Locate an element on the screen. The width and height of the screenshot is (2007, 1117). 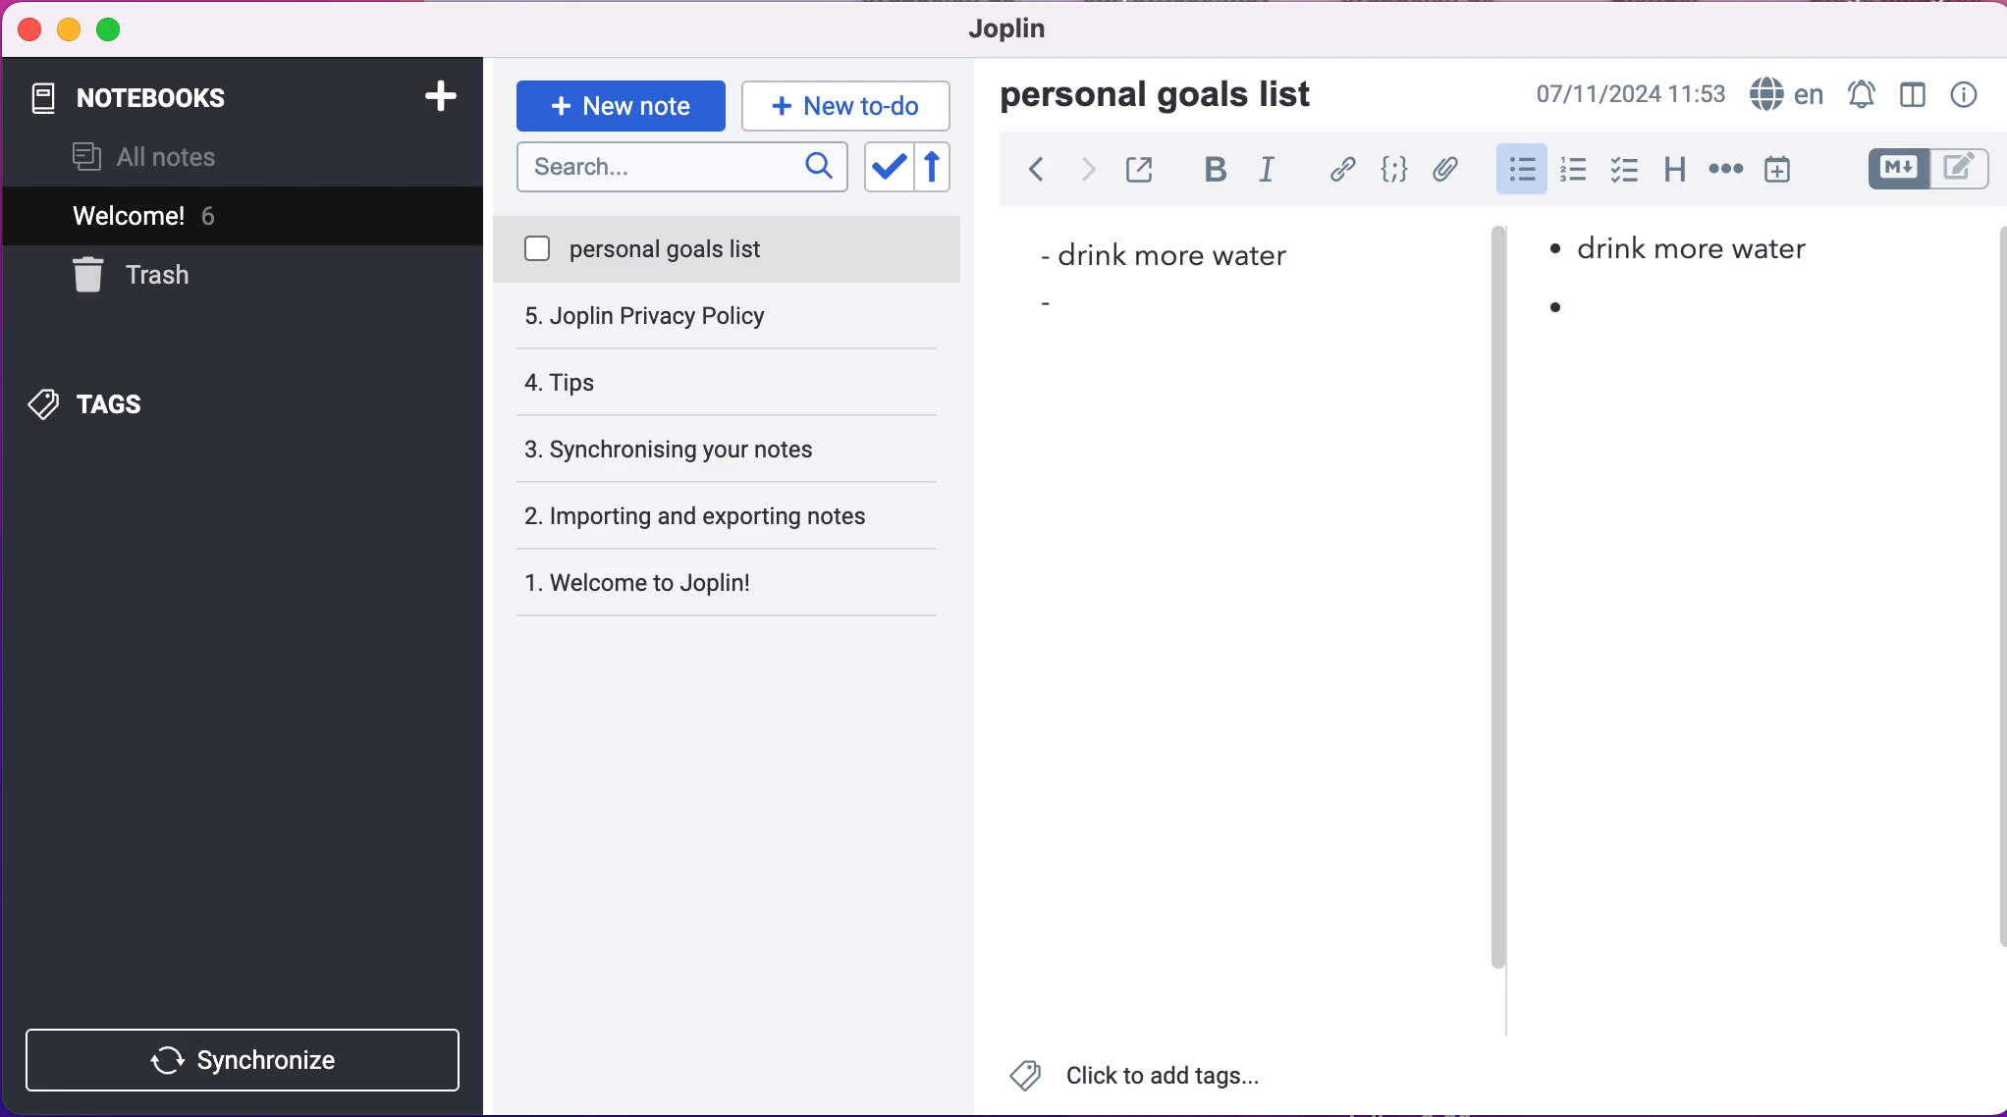
maximize is located at coordinates (117, 32).